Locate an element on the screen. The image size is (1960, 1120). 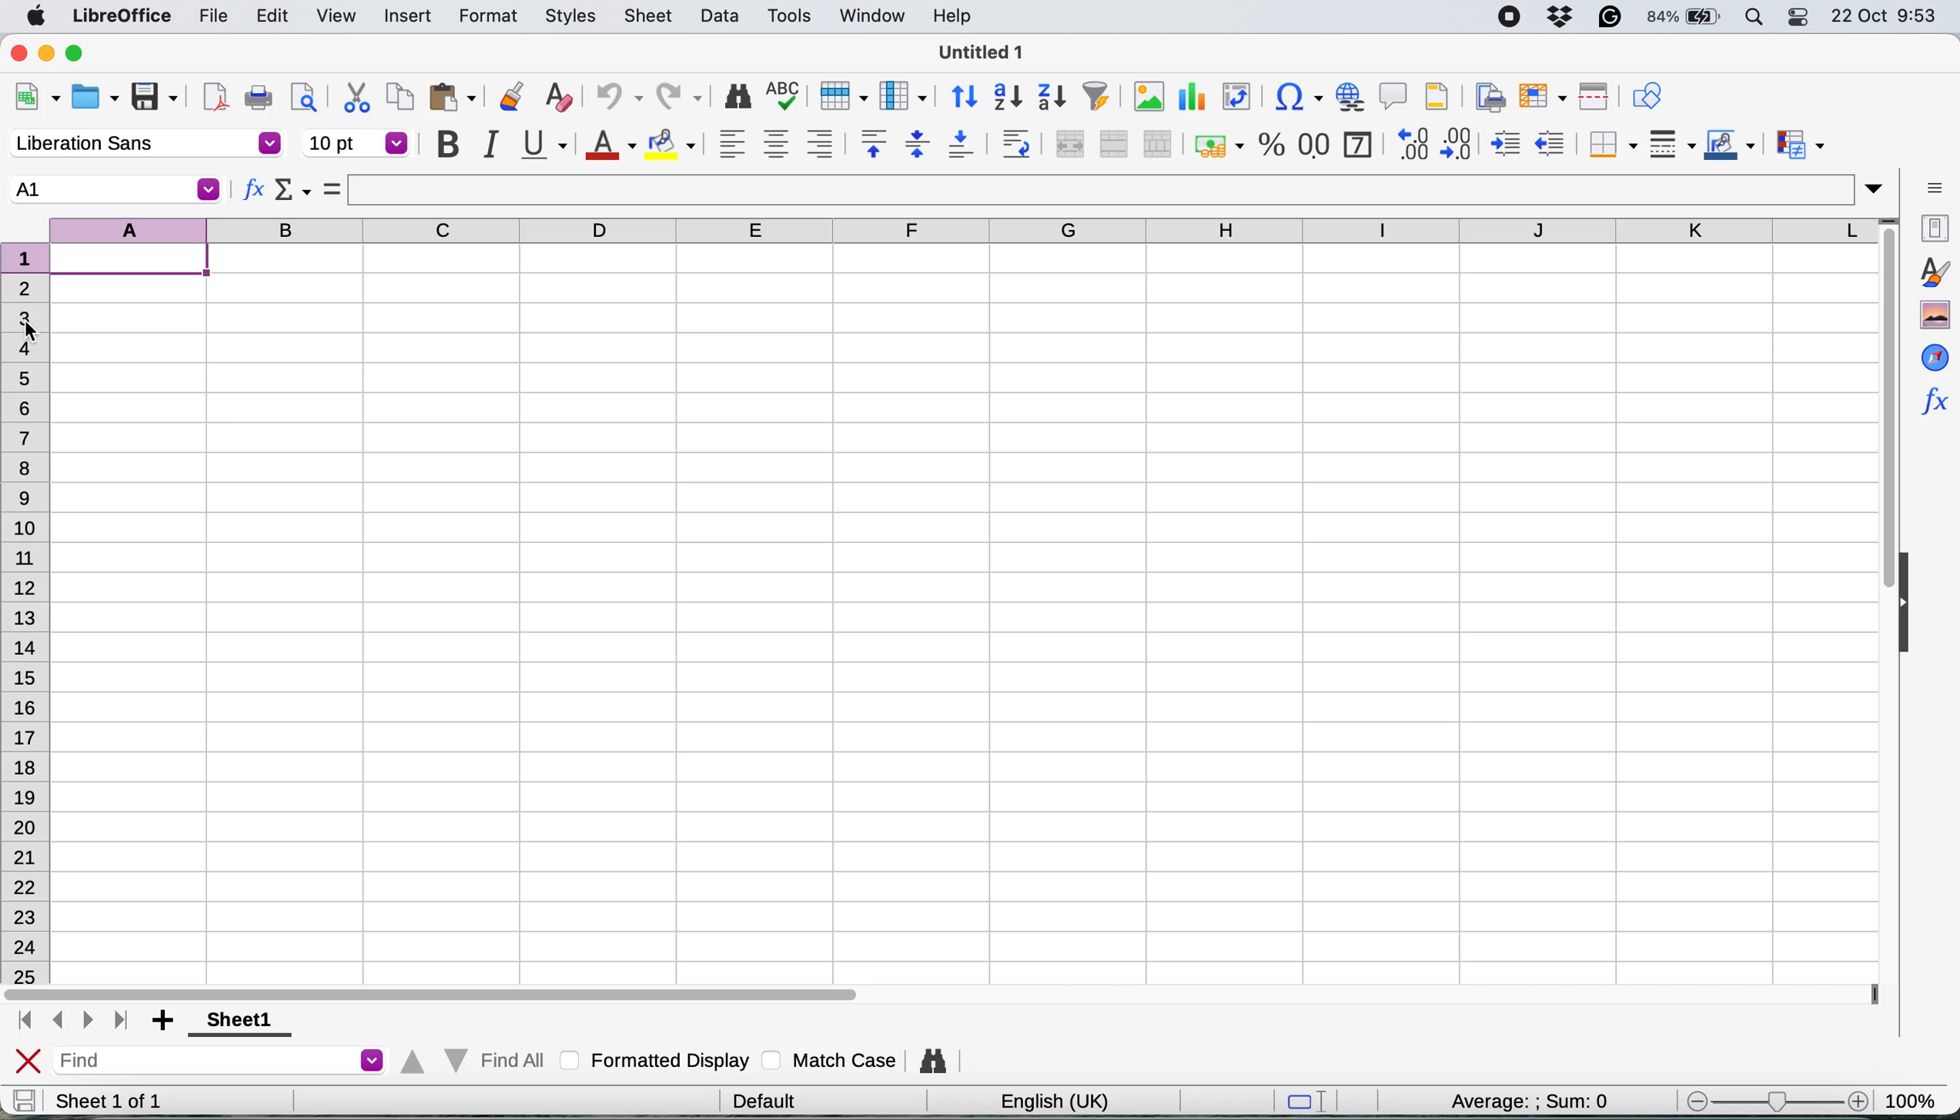
selected cell is located at coordinates (113, 189).